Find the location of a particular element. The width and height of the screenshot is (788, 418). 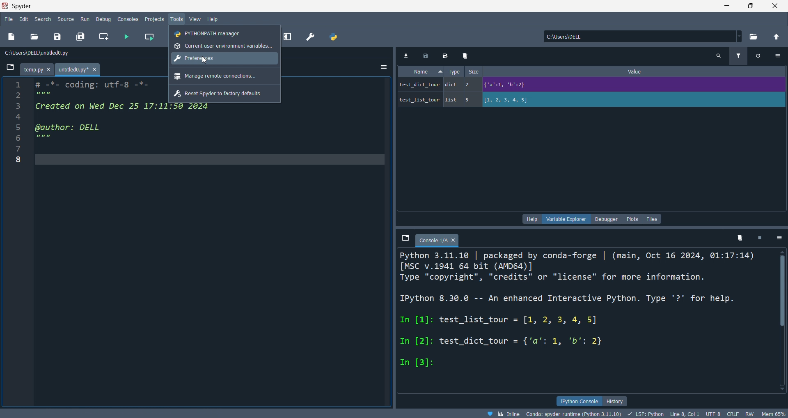

minimize is located at coordinates (728, 7).